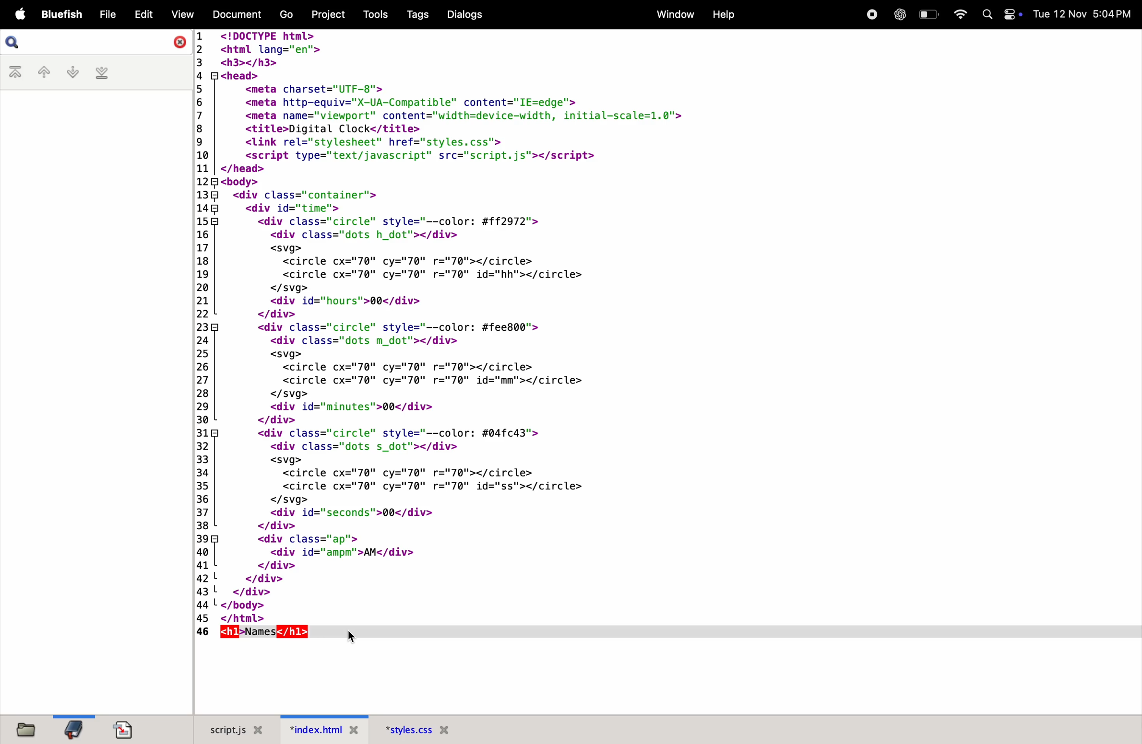 This screenshot has height=744, width=1142. Describe the element at coordinates (1011, 14) in the screenshot. I see `Toggle` at that location.